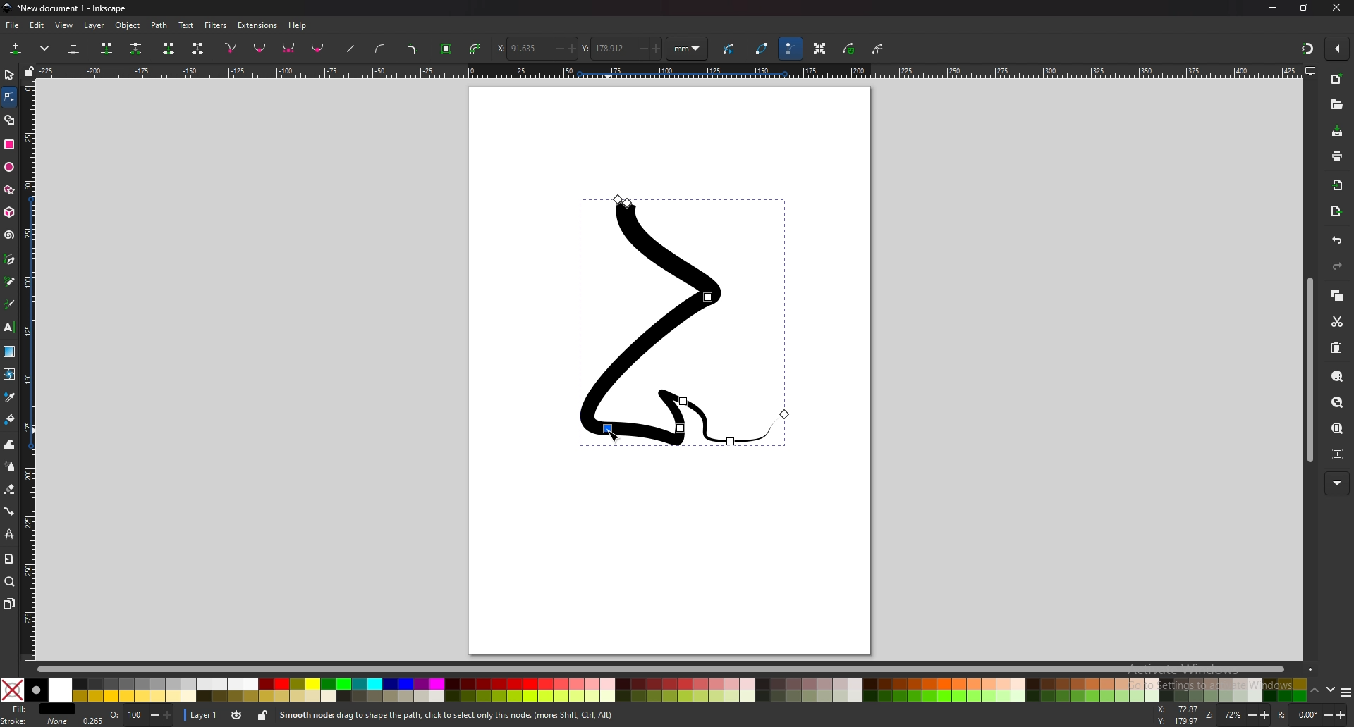 This screenshot has width=1354, height=727. What do you see at coordinates (1338, 376) in the screenshot?
I see `zoom selection` at bounding box center [1338, 376].